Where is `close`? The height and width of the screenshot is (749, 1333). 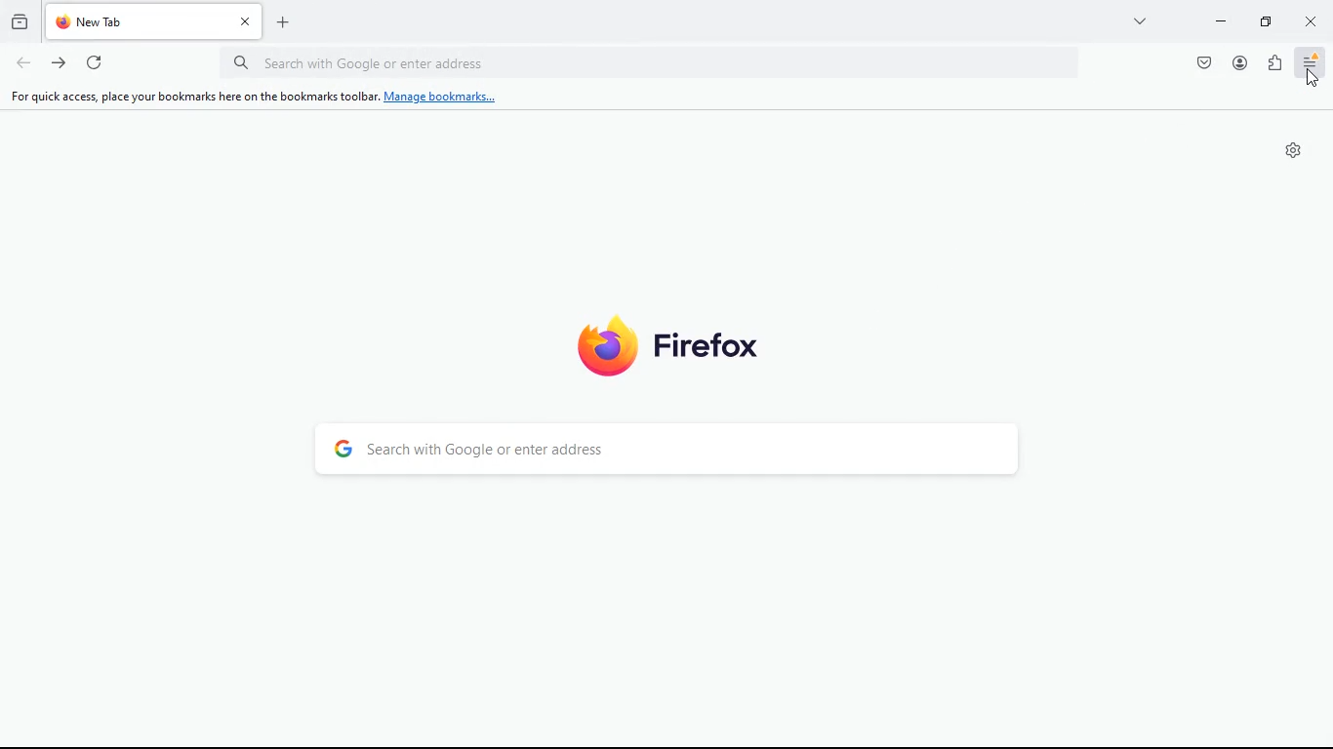 close is located at coordinates (1313, 24).